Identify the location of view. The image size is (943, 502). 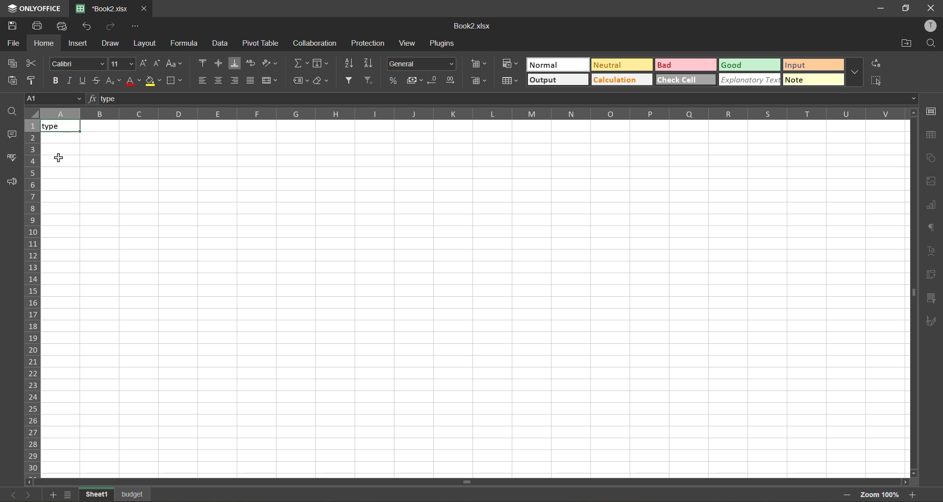
(412, 43).